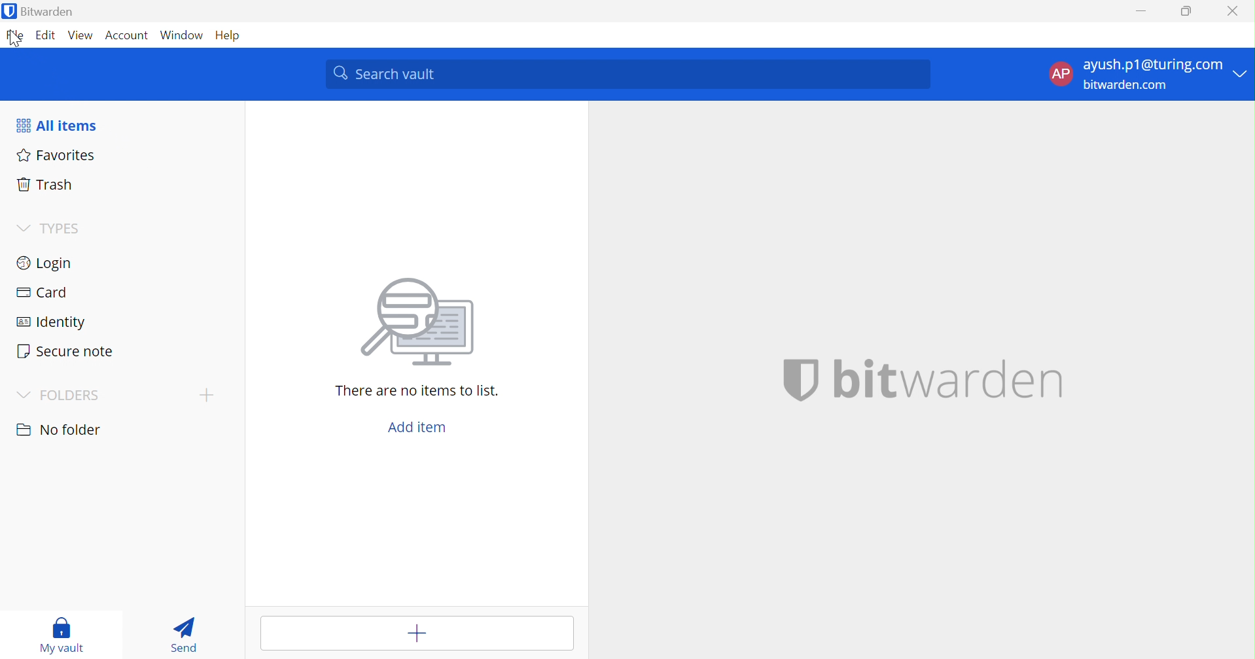 The width and height of the screenshot is (1255, 659). I want to click on FOLDERS, so click(69, 397).